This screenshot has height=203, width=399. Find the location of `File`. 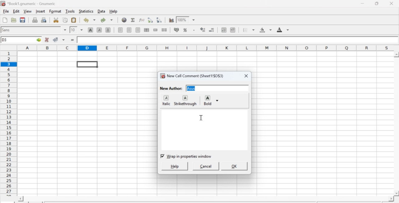

File is located at coordinates (6, 12).